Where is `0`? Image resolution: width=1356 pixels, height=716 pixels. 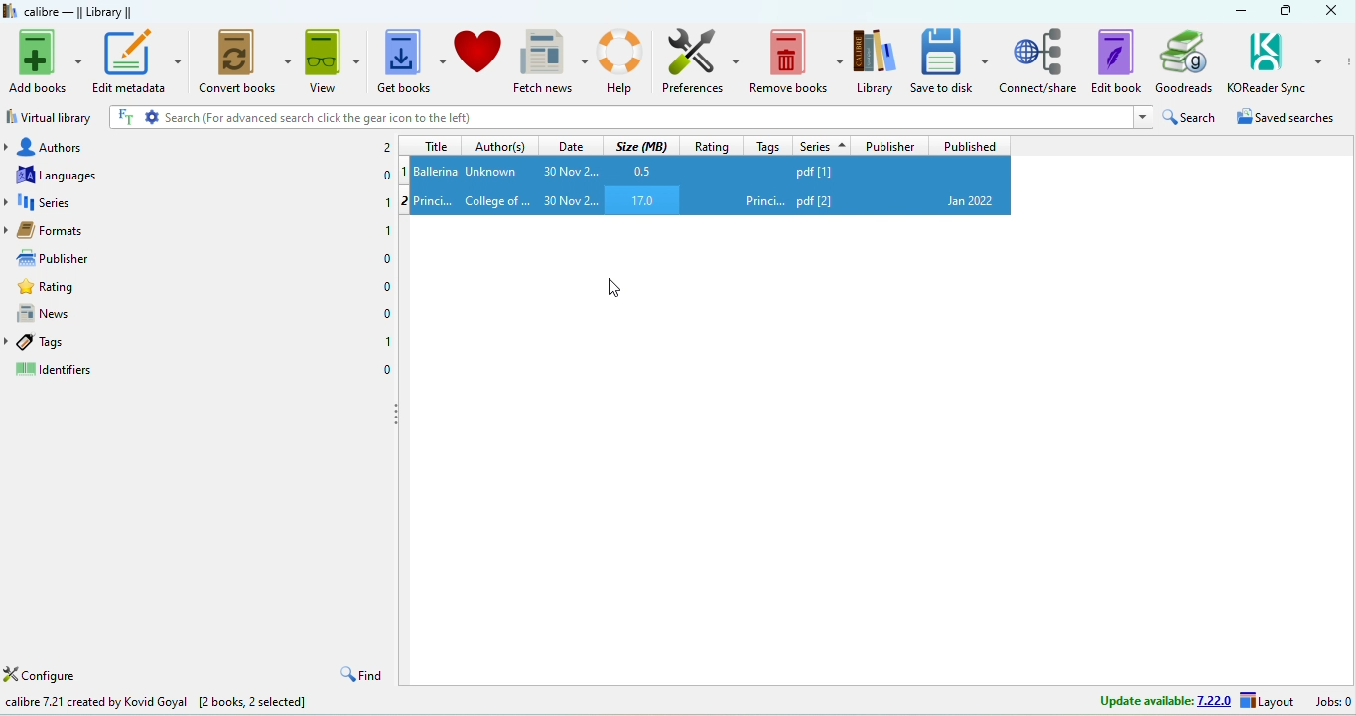 0 is located at coordinates (385, 287).